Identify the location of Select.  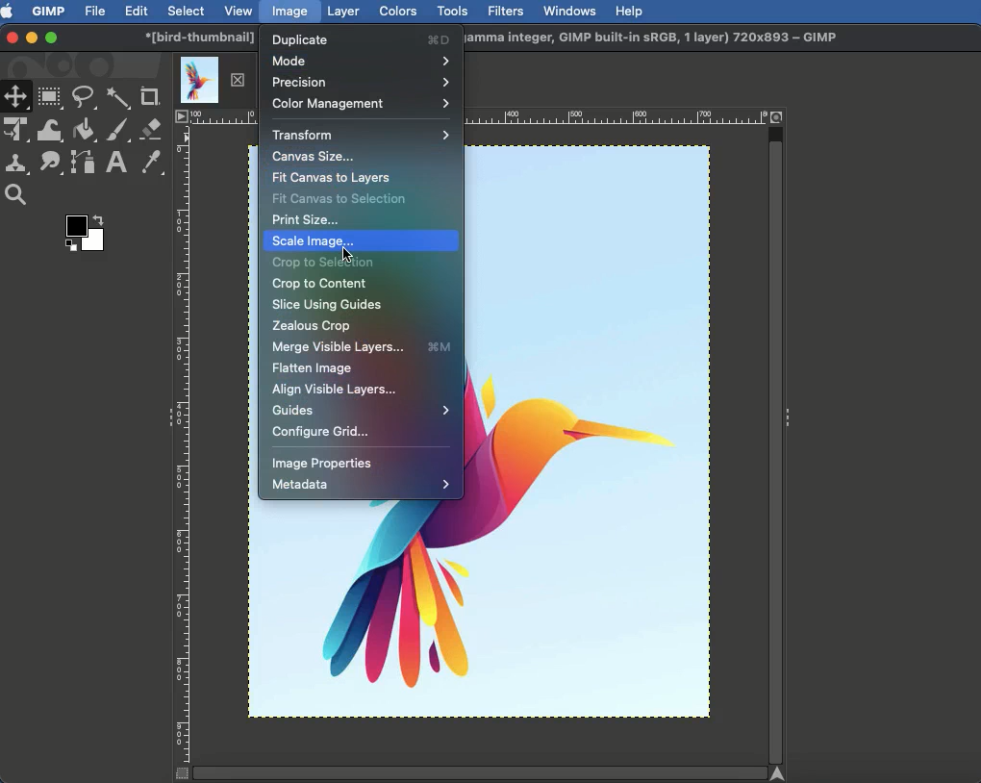
(185, 11).